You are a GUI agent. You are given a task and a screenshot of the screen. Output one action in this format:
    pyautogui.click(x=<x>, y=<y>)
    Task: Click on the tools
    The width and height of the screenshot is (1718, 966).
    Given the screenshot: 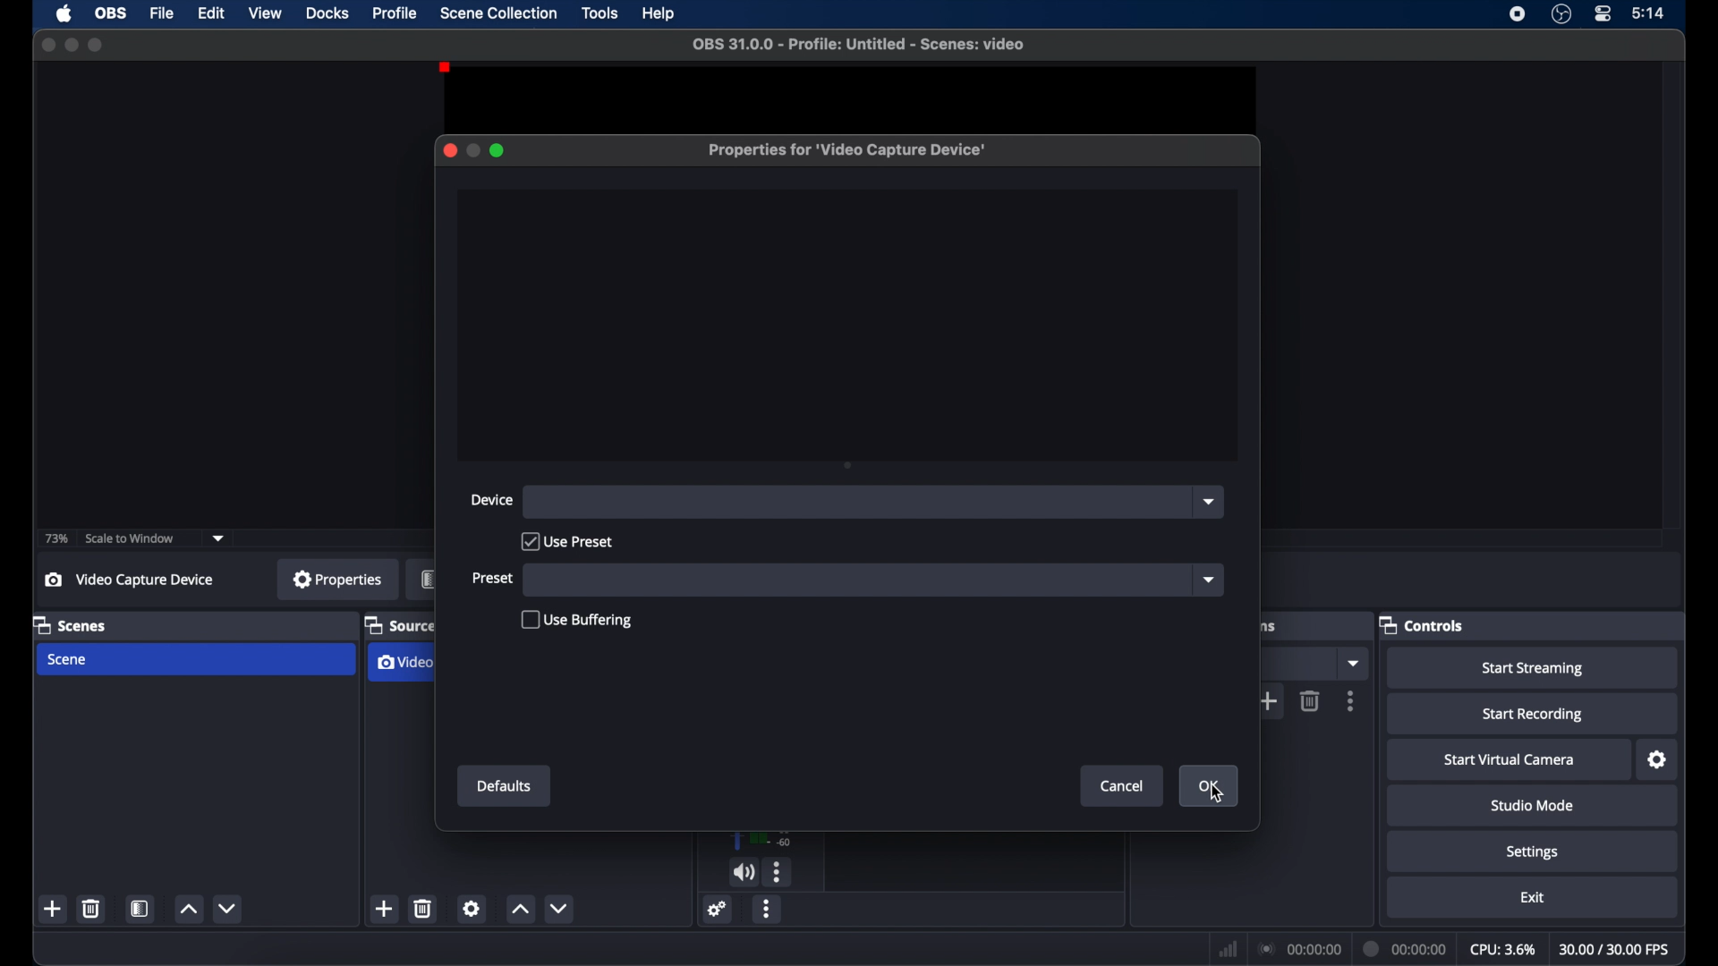 What is the action you would take?
    pyautogui.click(x=600, y=12)
    